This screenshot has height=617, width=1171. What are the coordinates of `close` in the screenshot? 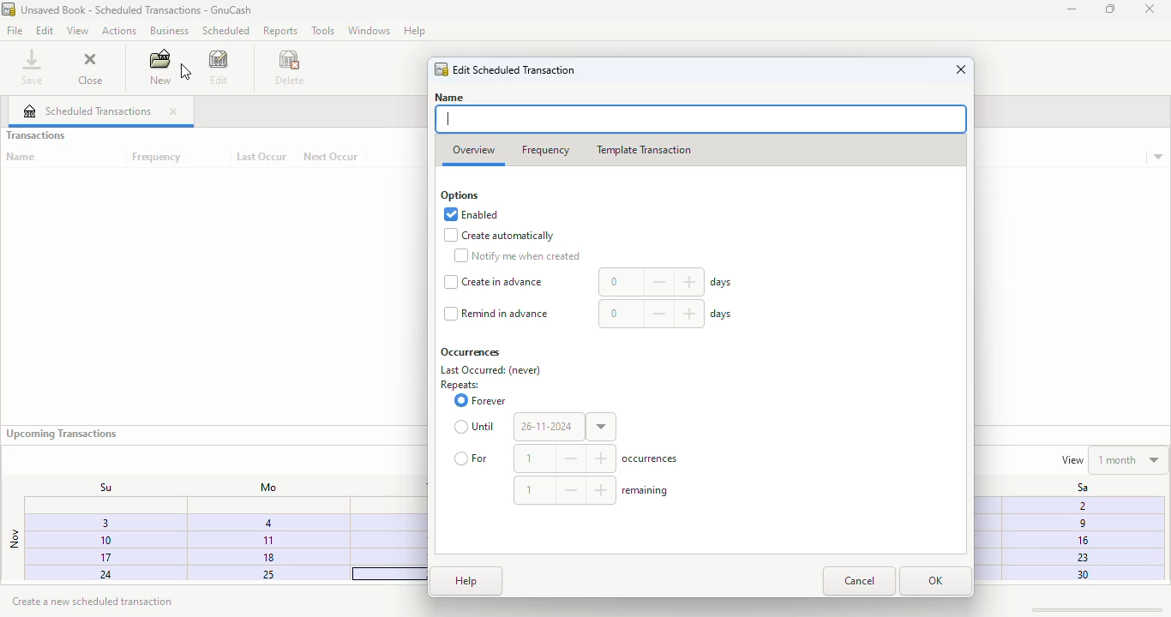 It's located at (90, 66).